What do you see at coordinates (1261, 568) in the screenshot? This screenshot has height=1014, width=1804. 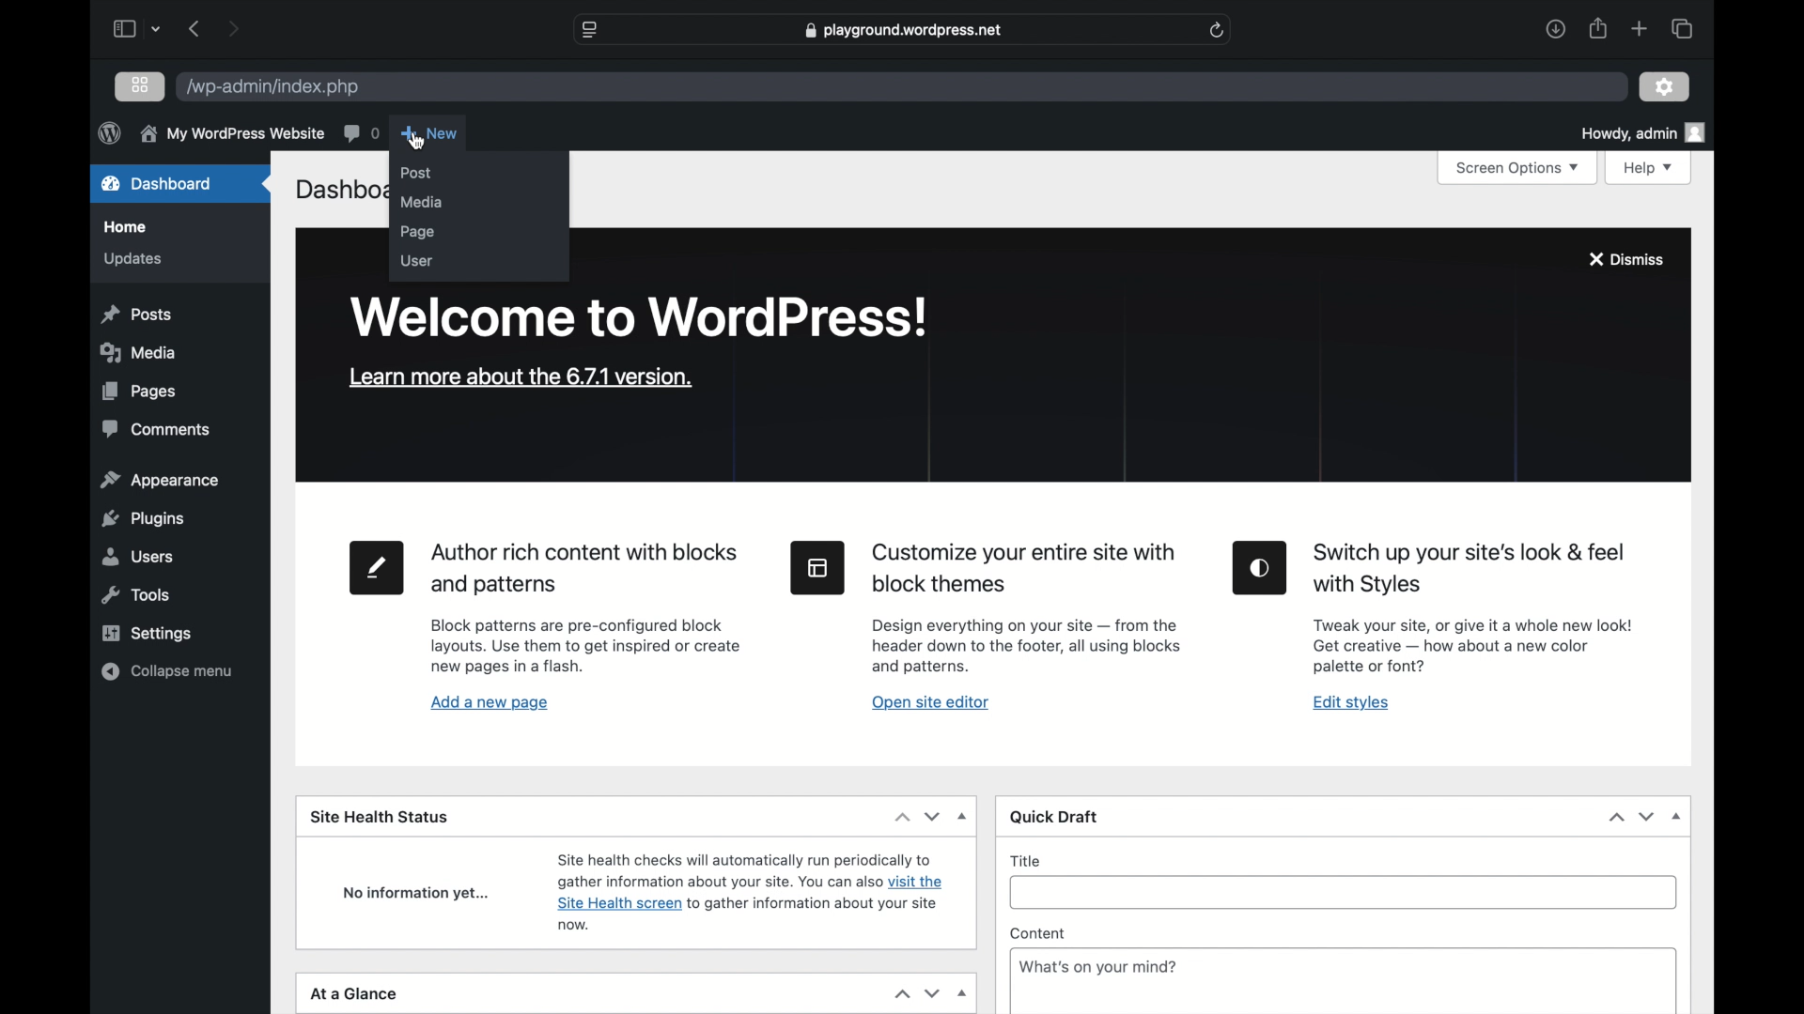 I see `edit styles` at bounding box center [1261, 568].